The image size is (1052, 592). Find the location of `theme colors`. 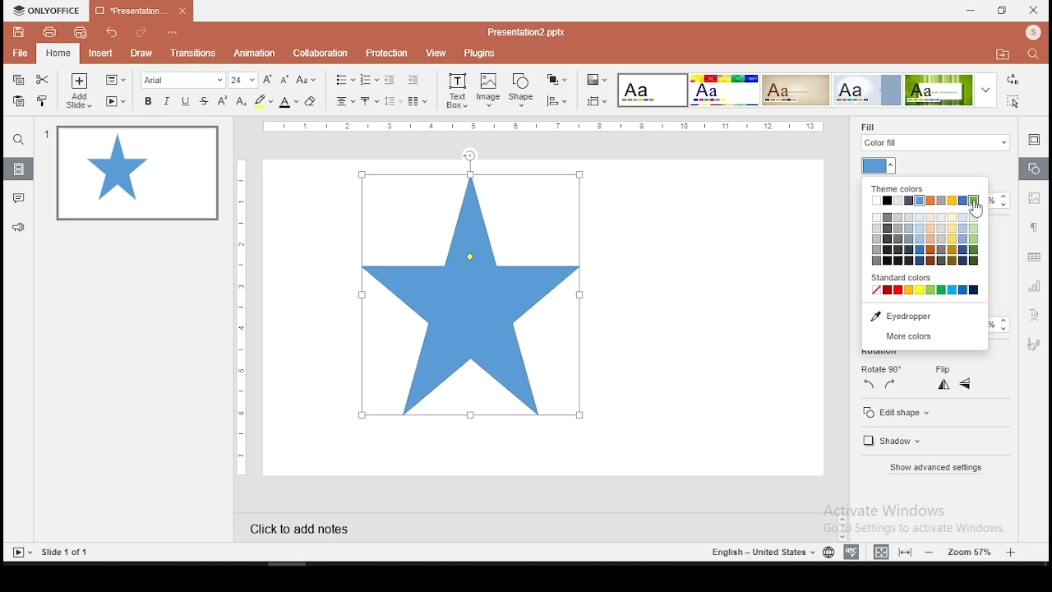

theme colors is located at coordinates (928, 201).